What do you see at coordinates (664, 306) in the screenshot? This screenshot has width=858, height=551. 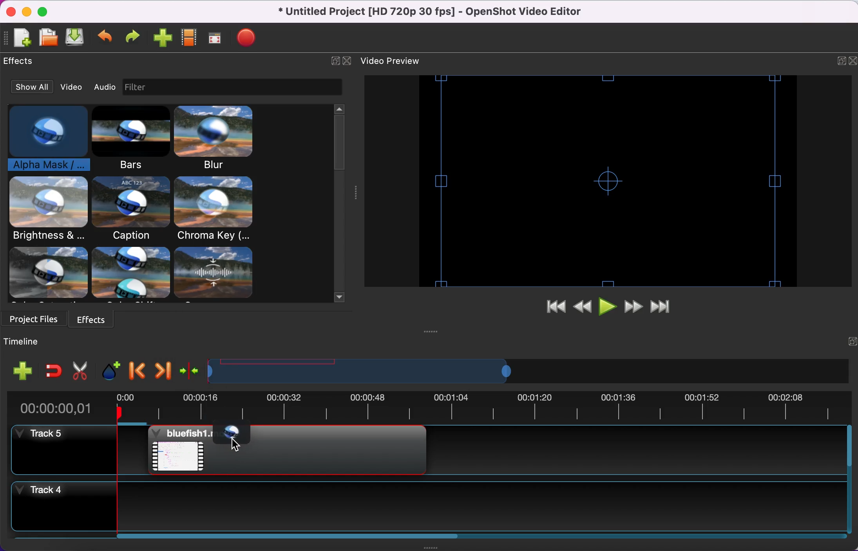 I see `jump to end` at bounding box center [664, 306].